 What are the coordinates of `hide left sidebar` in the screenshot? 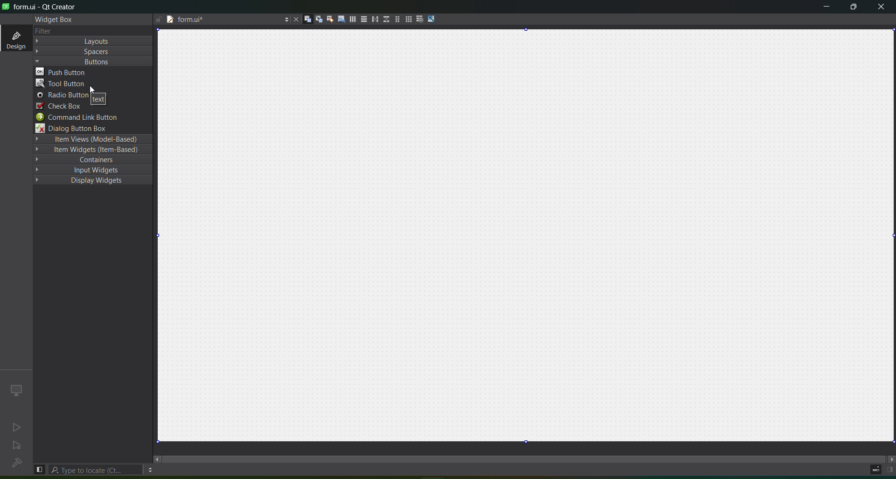 It's located at (40, 469).